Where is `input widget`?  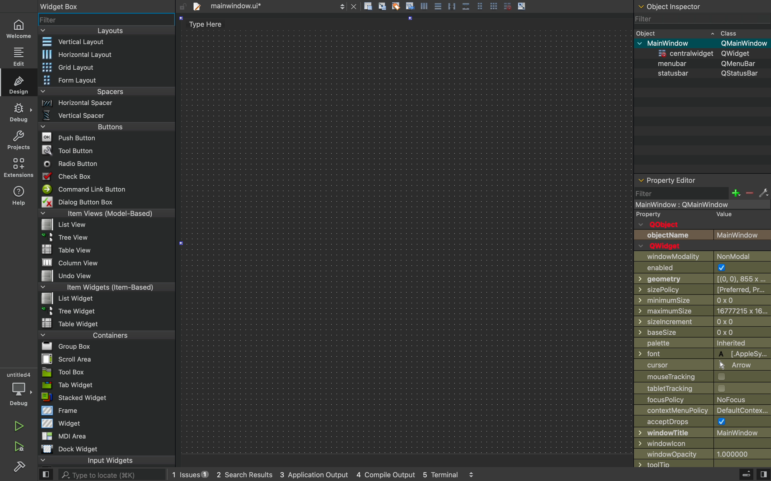 input widget is located at coordinates (103, 461).